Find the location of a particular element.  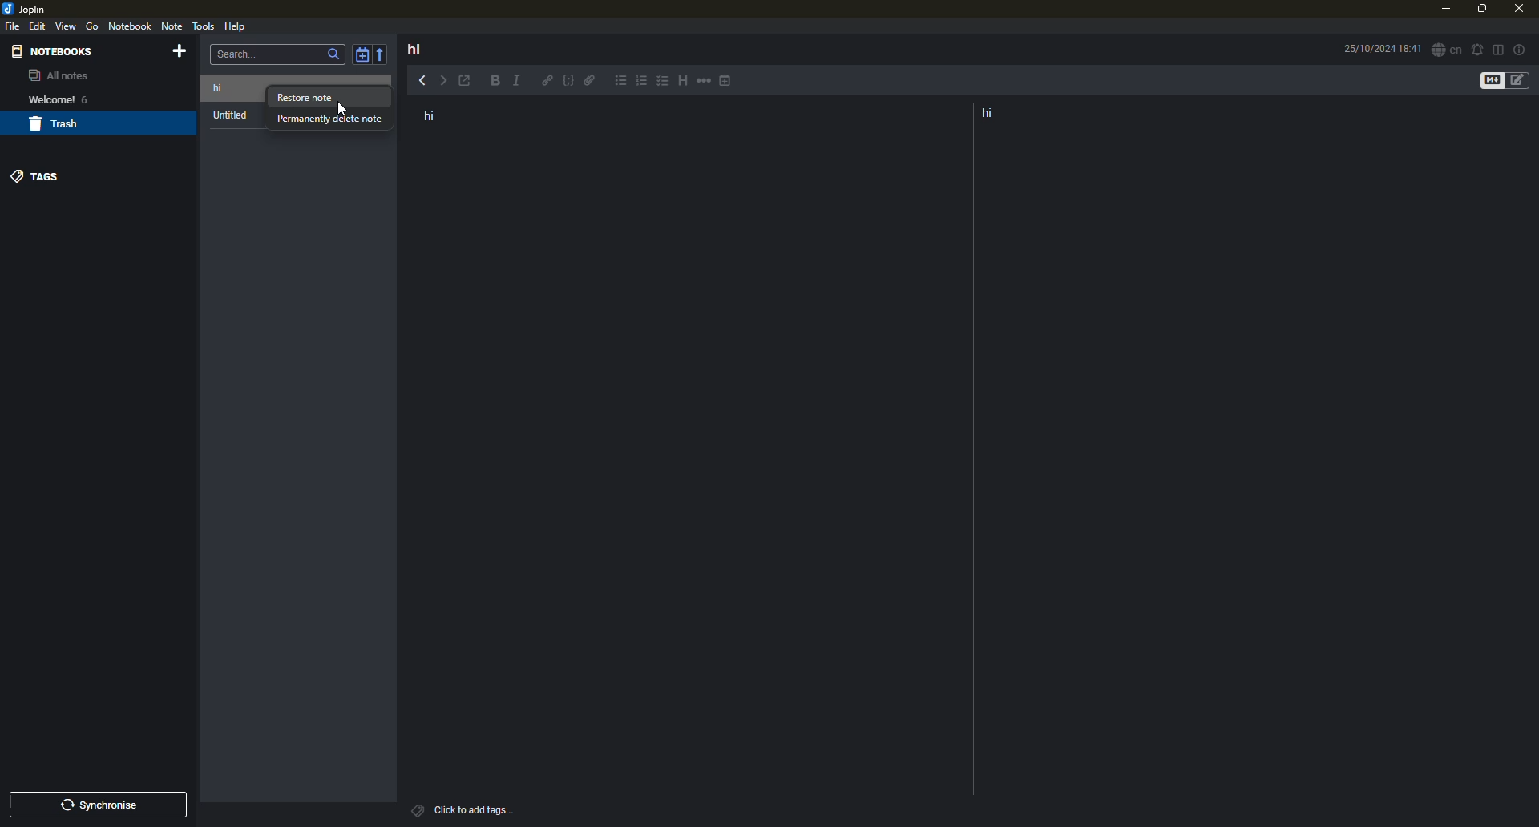

trash is located at coordinates (58, 125).